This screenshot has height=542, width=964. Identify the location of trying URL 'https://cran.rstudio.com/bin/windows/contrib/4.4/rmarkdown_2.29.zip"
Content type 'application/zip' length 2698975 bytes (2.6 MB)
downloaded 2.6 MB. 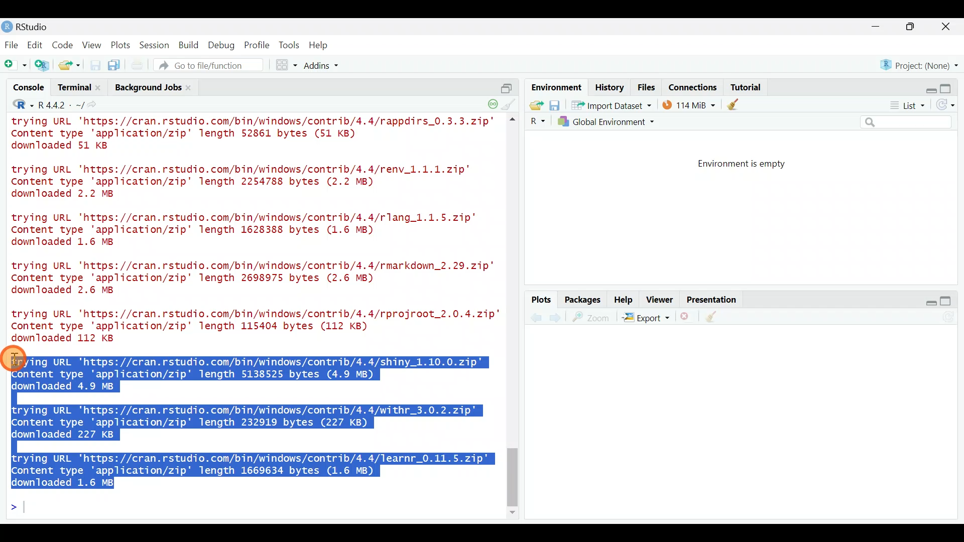
(255, 280).